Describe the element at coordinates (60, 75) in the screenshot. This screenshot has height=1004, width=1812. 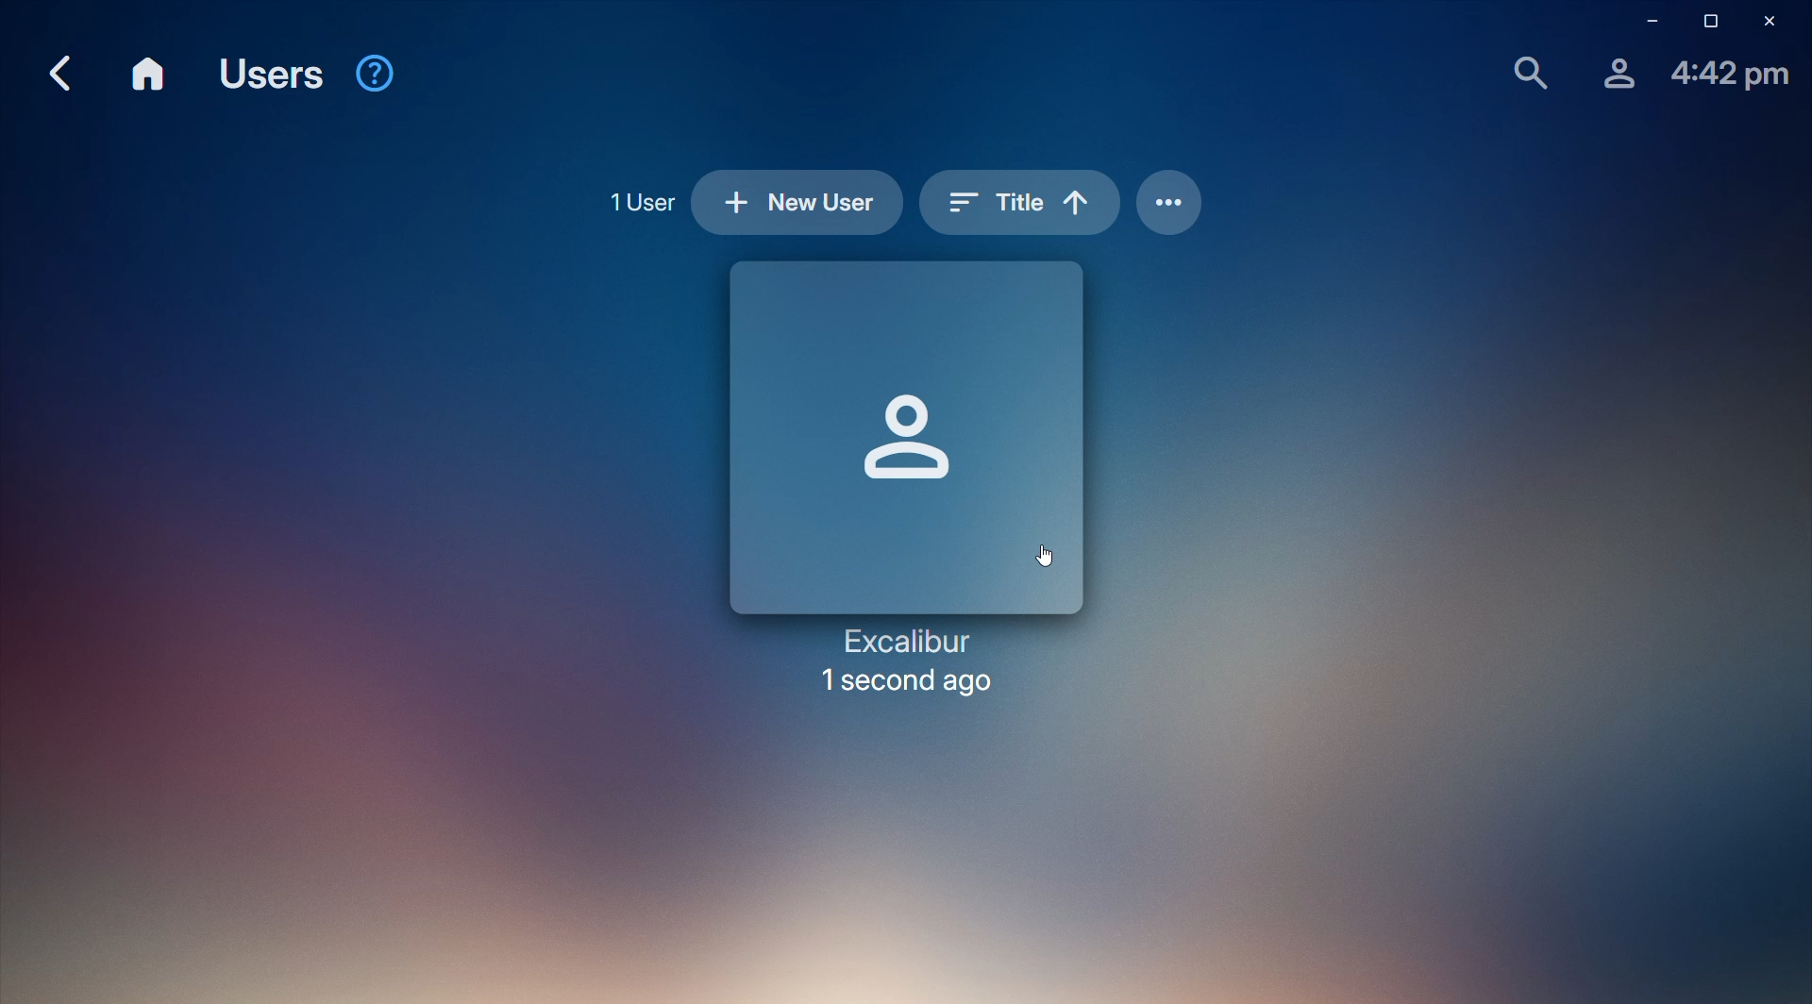
I see `Back` at that location.